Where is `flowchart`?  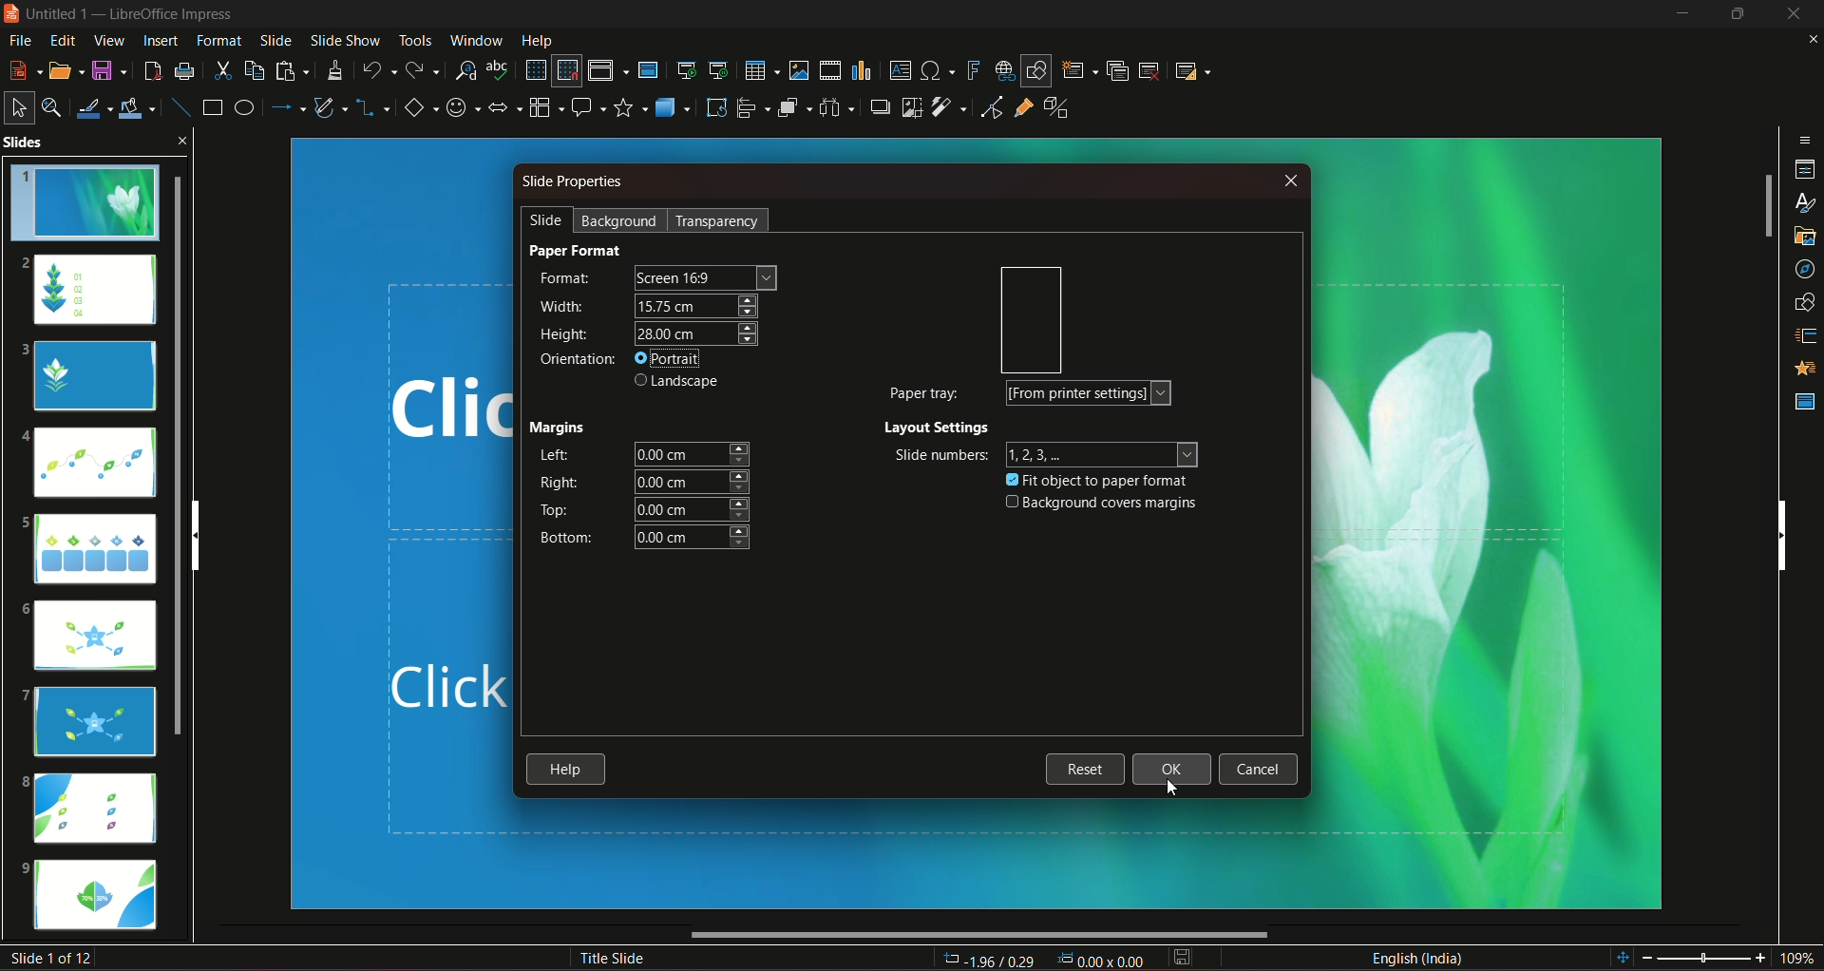
flowchart is located at coordinates (545, 105).